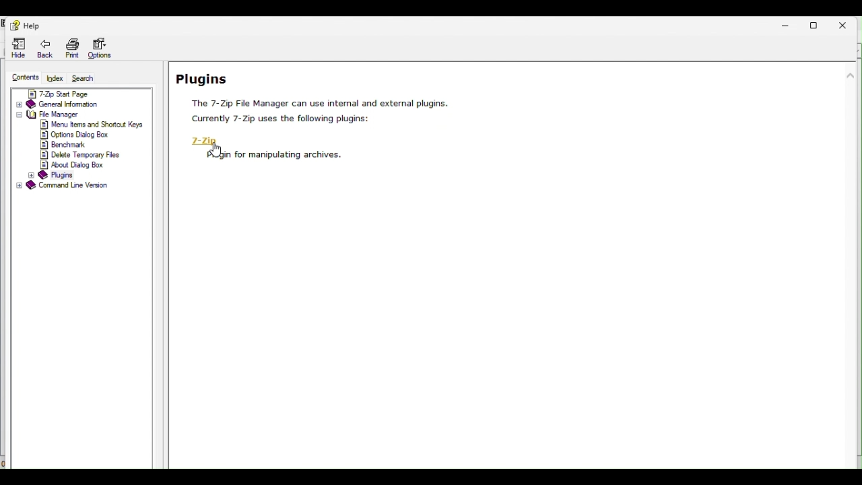  I want to click on plugins, so click(55, 175).